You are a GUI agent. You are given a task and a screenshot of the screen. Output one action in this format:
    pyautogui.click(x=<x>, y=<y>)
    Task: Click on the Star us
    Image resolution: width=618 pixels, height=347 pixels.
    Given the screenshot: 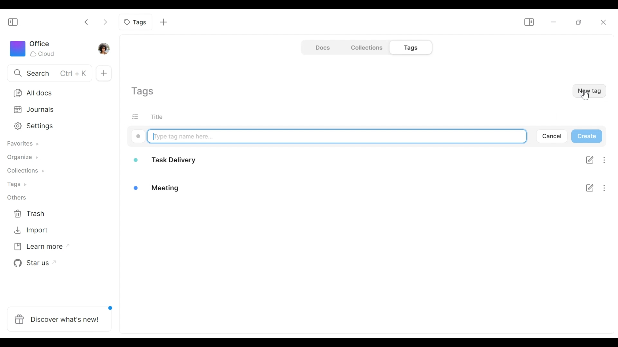 What is the action you would take?
    pyautogui.click(x=34, y=263)
    